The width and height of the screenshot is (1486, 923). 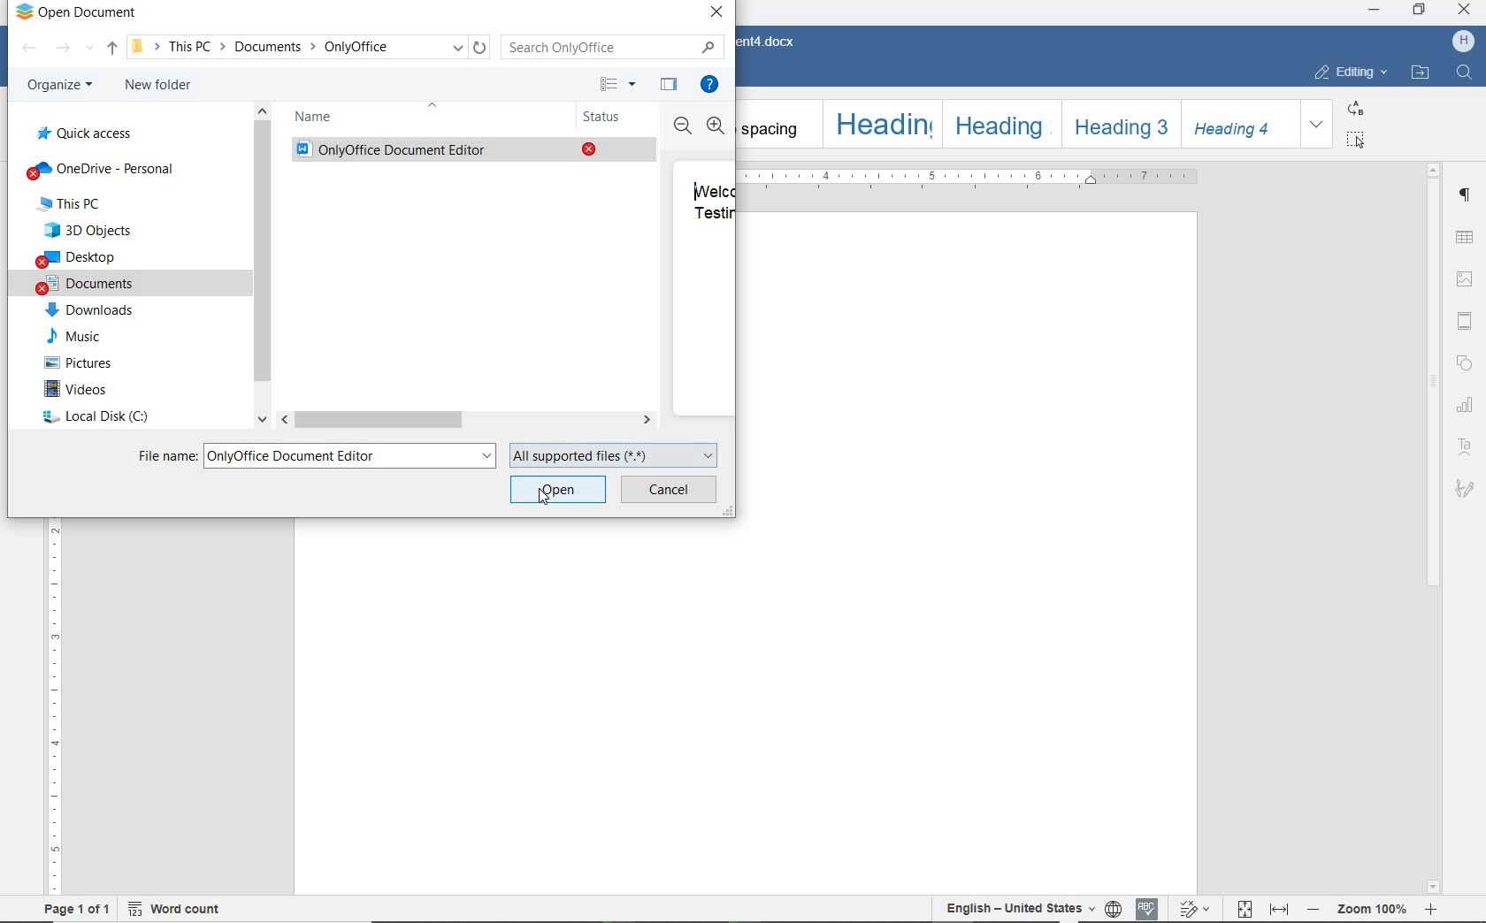 What do you see at coordinates (685, 125) in the screenshot?
I see `Zoom out` at bounding box center [685, 125].